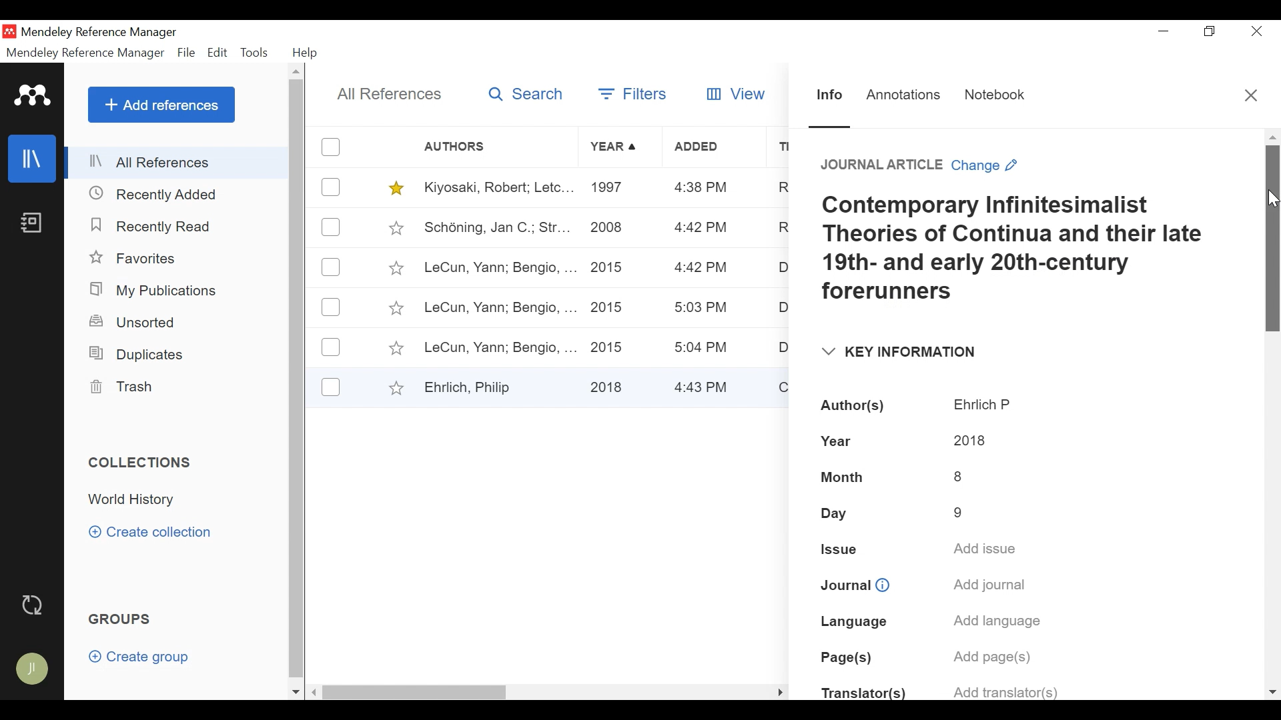 Image resolution: width=1281 pixels, height=720 pixels. I want to click on 2015, so click(610, 267).